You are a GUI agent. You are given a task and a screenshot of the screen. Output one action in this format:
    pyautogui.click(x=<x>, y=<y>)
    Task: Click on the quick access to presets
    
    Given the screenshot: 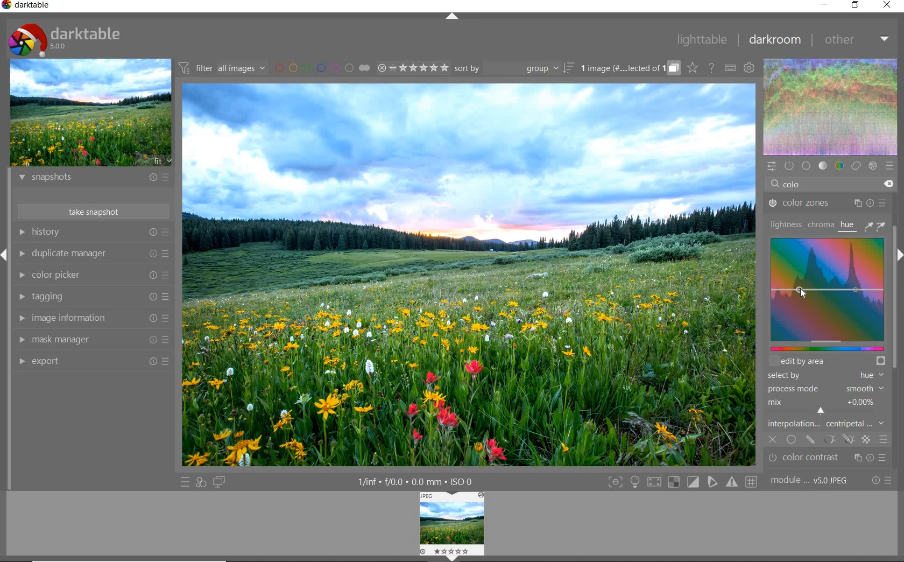 What is the action you would take?
    pyautogui.click(x=186, y=482)
    